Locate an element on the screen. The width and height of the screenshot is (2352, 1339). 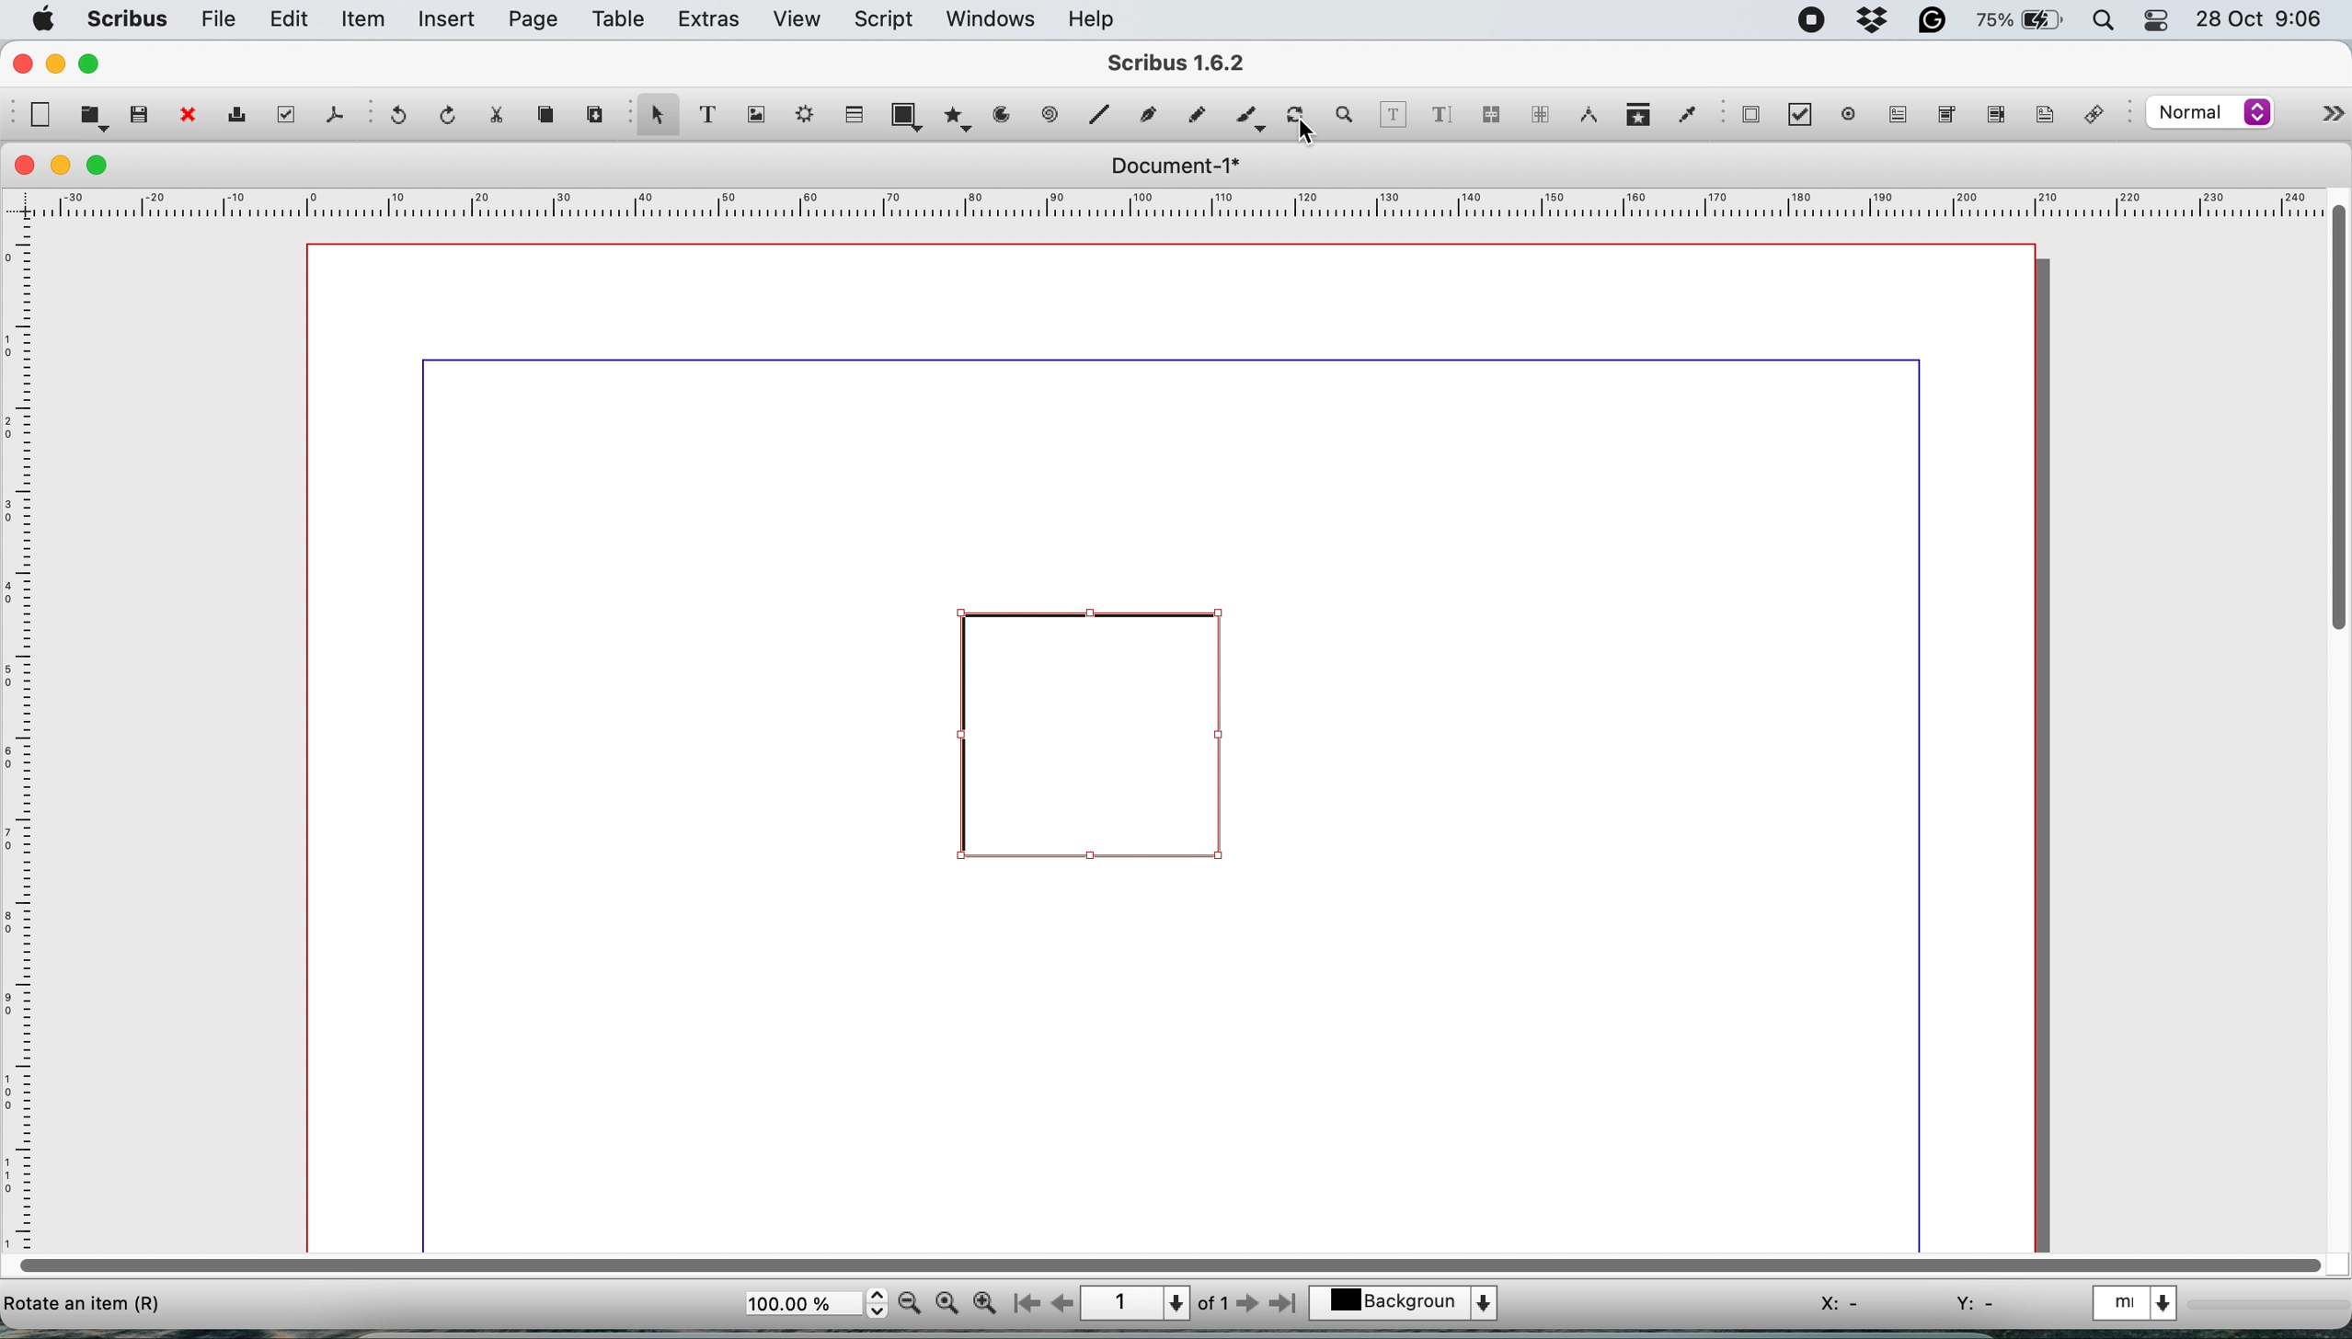
windows is located at coordinates (987, 18).